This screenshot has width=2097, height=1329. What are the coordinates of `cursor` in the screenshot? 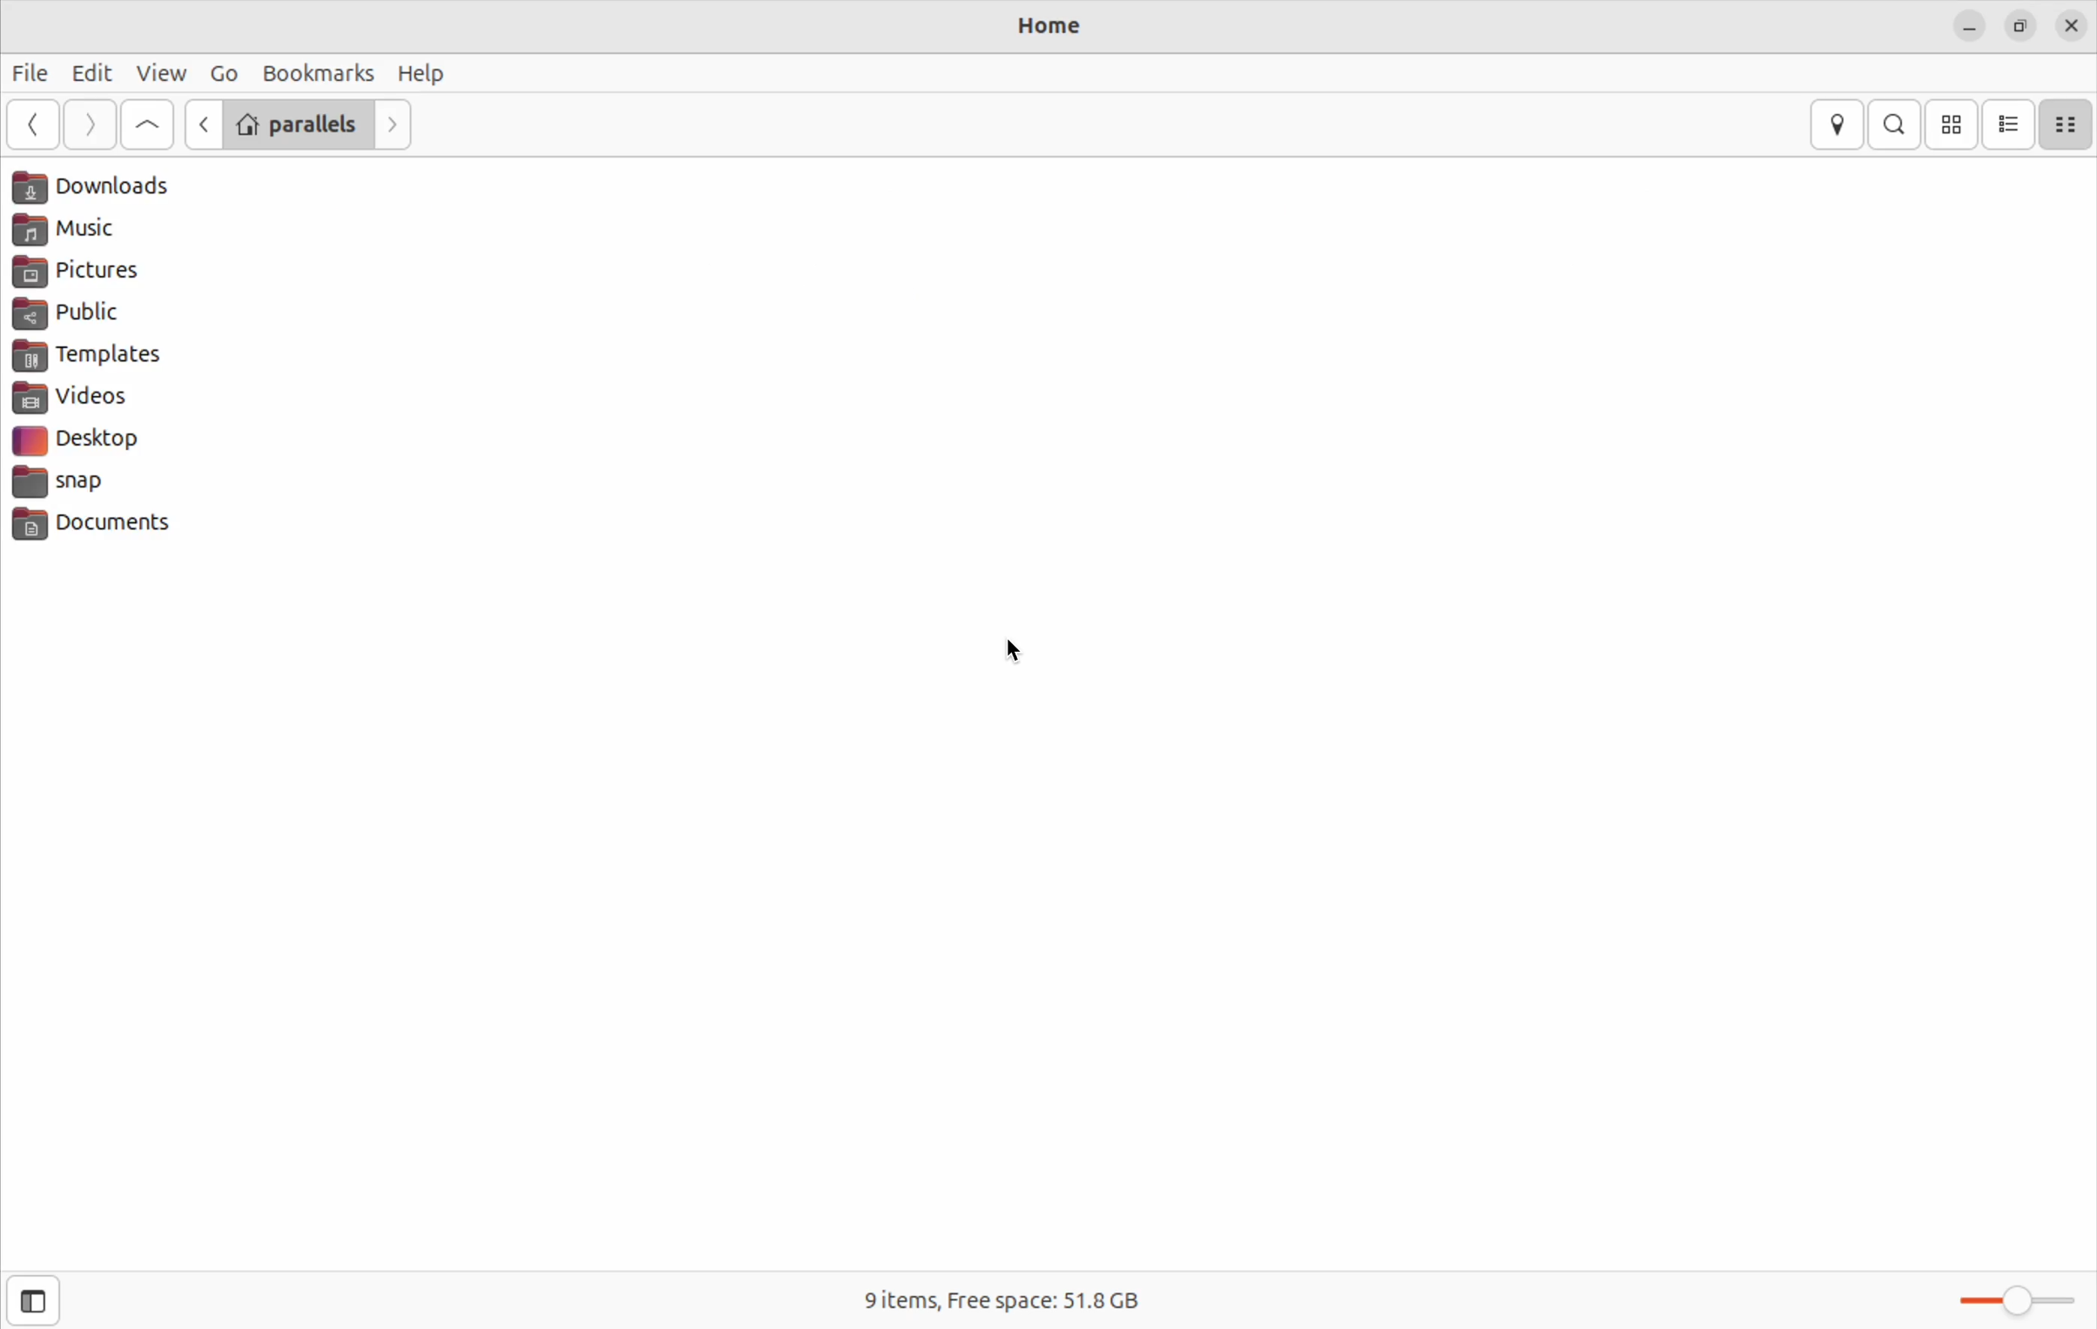 It's located at (1019, 652).